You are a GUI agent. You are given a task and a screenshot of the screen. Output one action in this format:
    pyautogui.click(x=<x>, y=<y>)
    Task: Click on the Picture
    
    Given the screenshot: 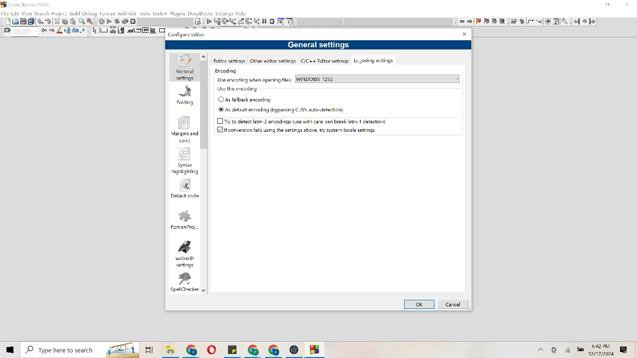 What is the action you would take?
    pyautogui.click(x=15, y=21)
    